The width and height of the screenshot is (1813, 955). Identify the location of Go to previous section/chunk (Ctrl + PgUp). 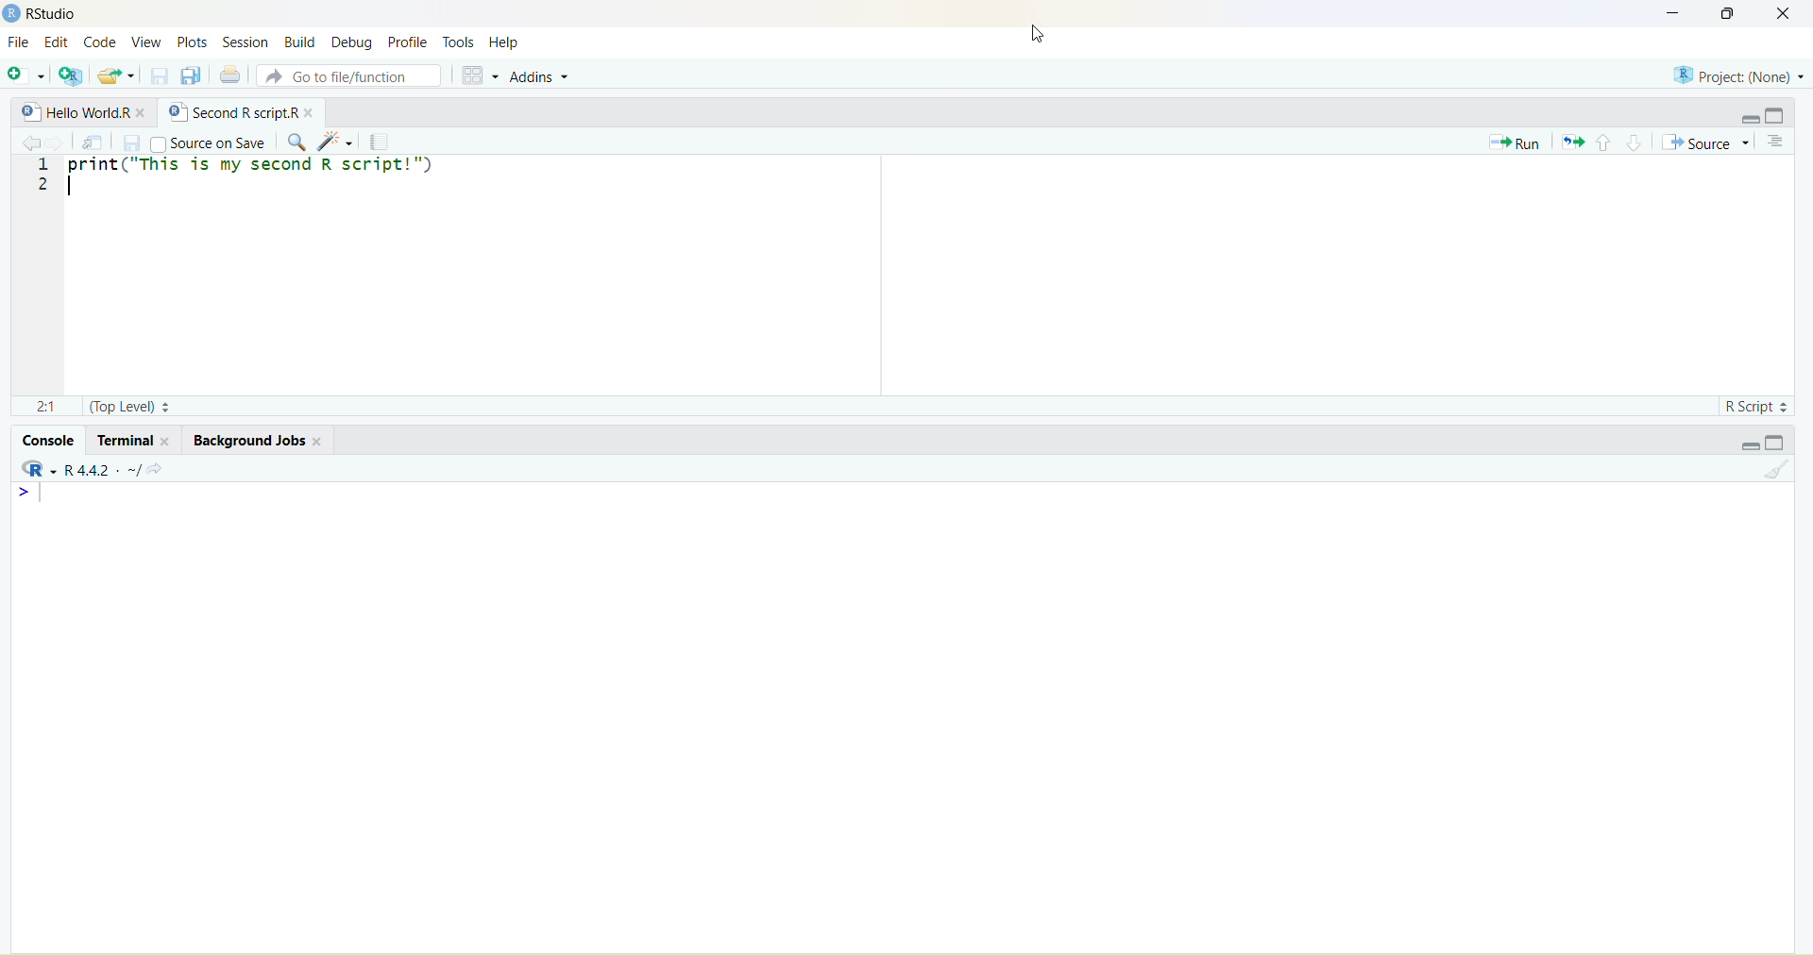
(1602, 141).